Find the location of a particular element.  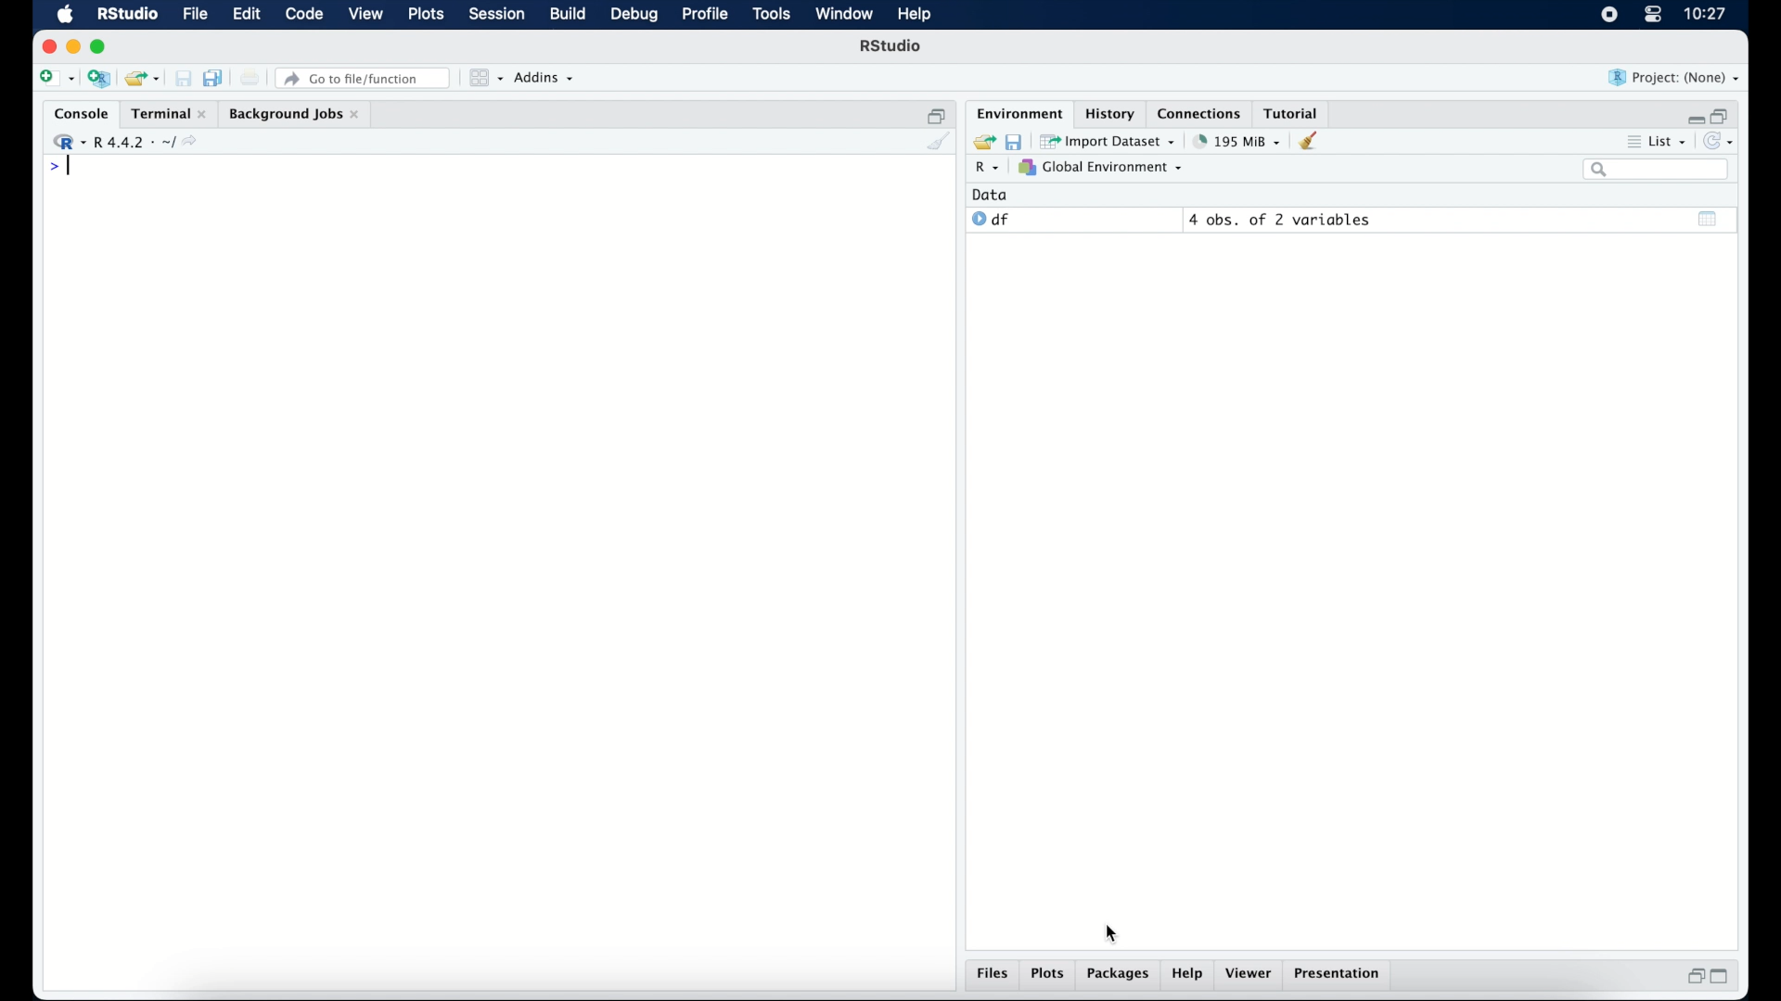

minimize is located at coordinates (1693, 115).